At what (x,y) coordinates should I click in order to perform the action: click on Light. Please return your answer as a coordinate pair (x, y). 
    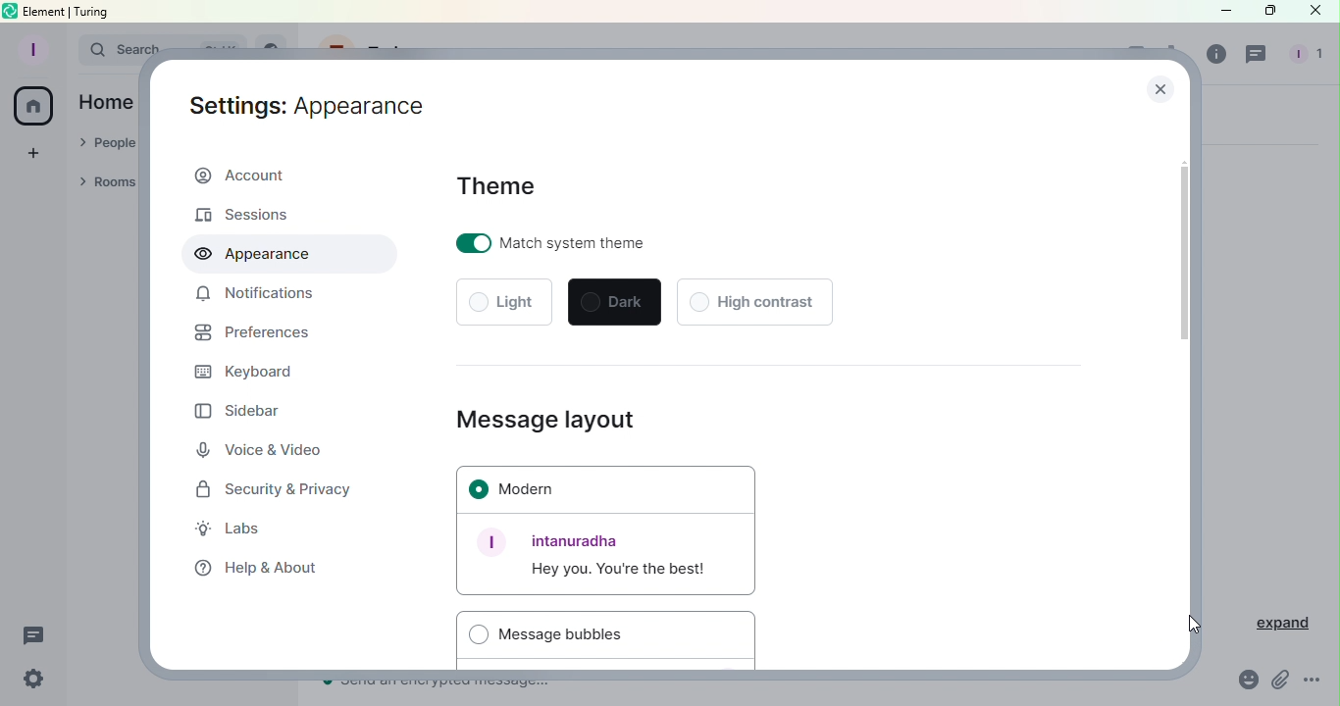
    Looking at the image, I should click on (505, 304).